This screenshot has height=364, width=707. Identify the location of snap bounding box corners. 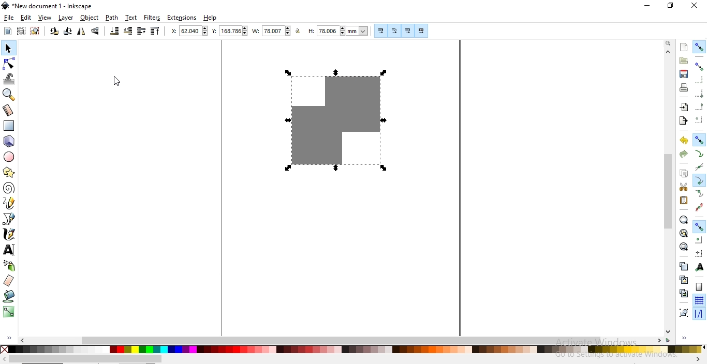
(700, 92).